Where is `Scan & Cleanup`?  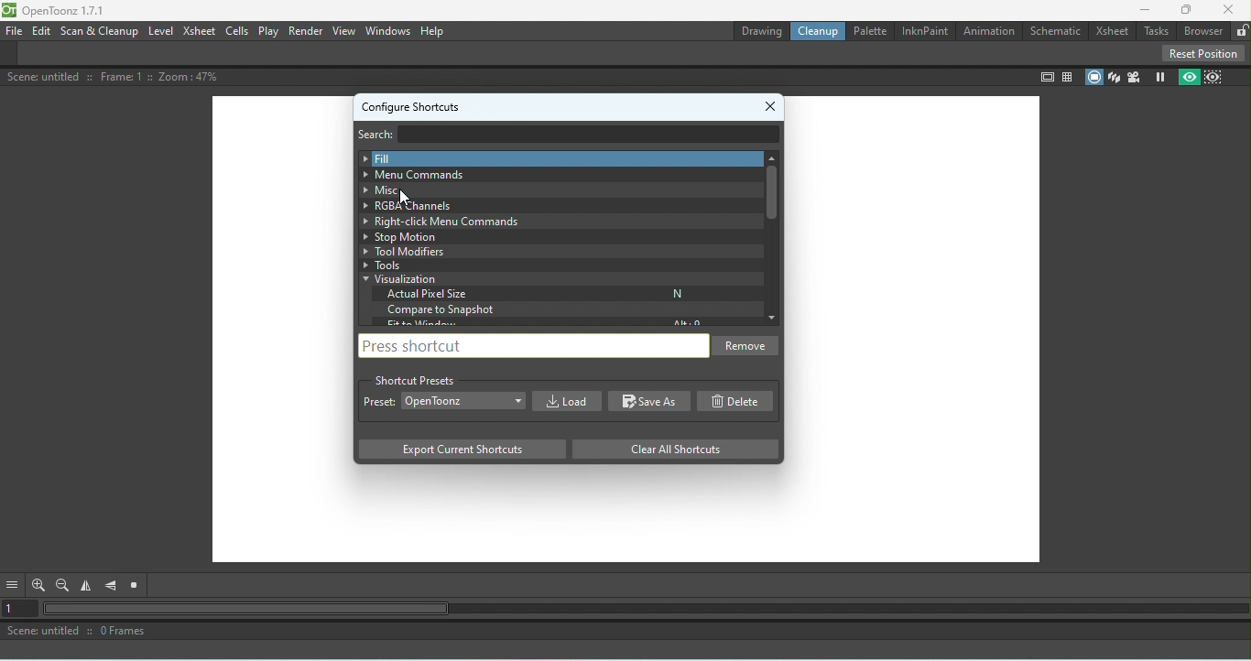
Scan & Cleanup is located at coordinates (100, 31).